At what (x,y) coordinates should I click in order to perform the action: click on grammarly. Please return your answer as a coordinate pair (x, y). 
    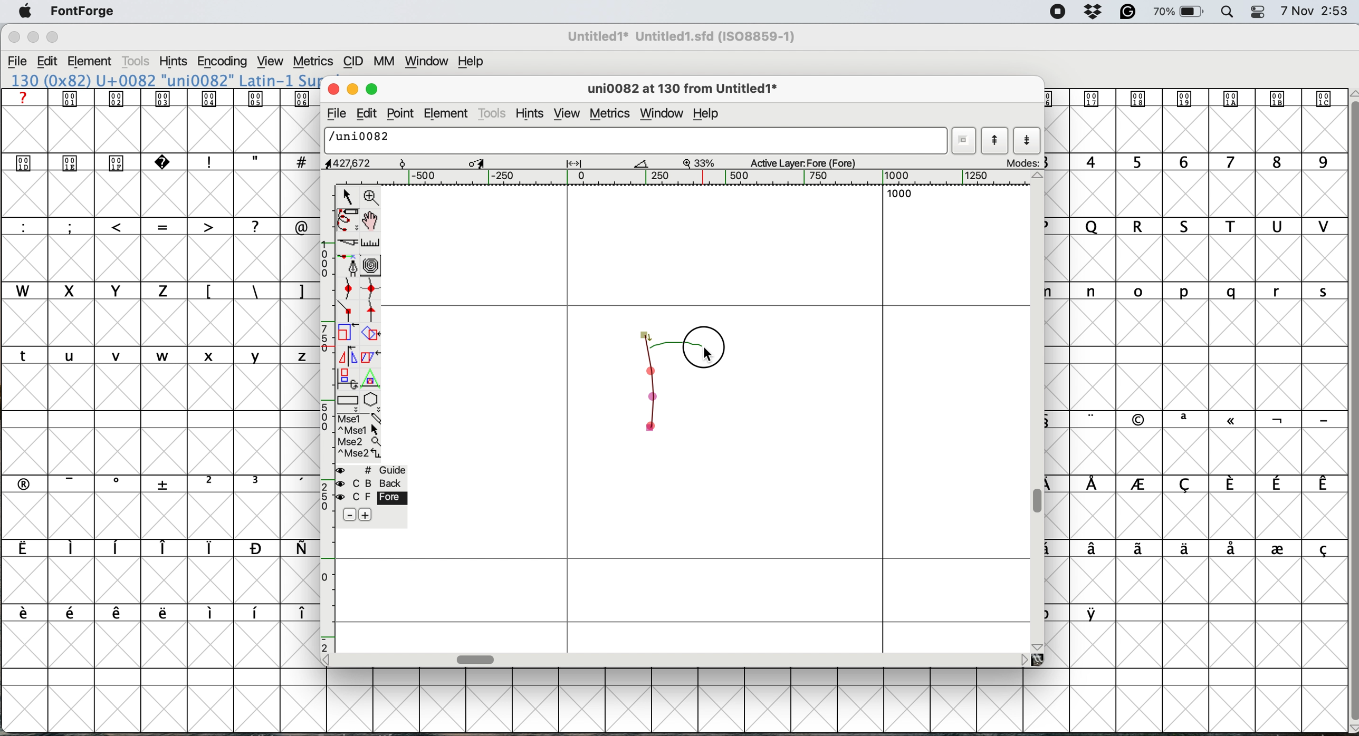
    Looking at the image, I should click on (1128, 12).